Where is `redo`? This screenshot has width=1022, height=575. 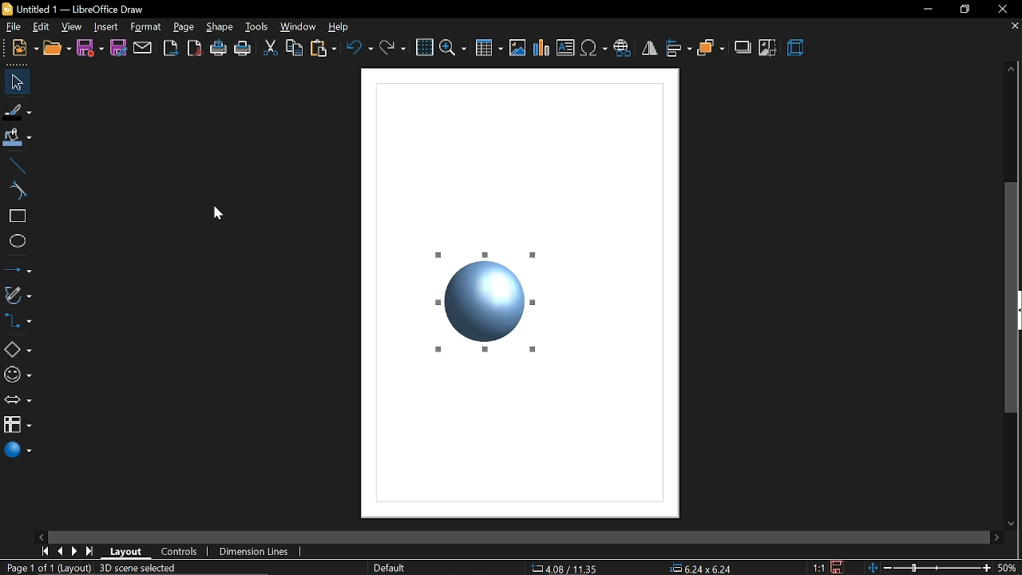 redo is located at coordinates (392, 47).